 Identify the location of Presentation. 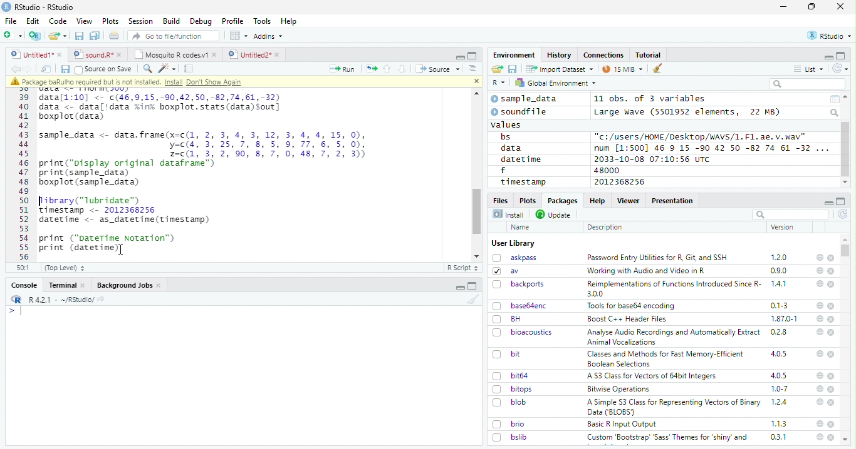
(673, 201).